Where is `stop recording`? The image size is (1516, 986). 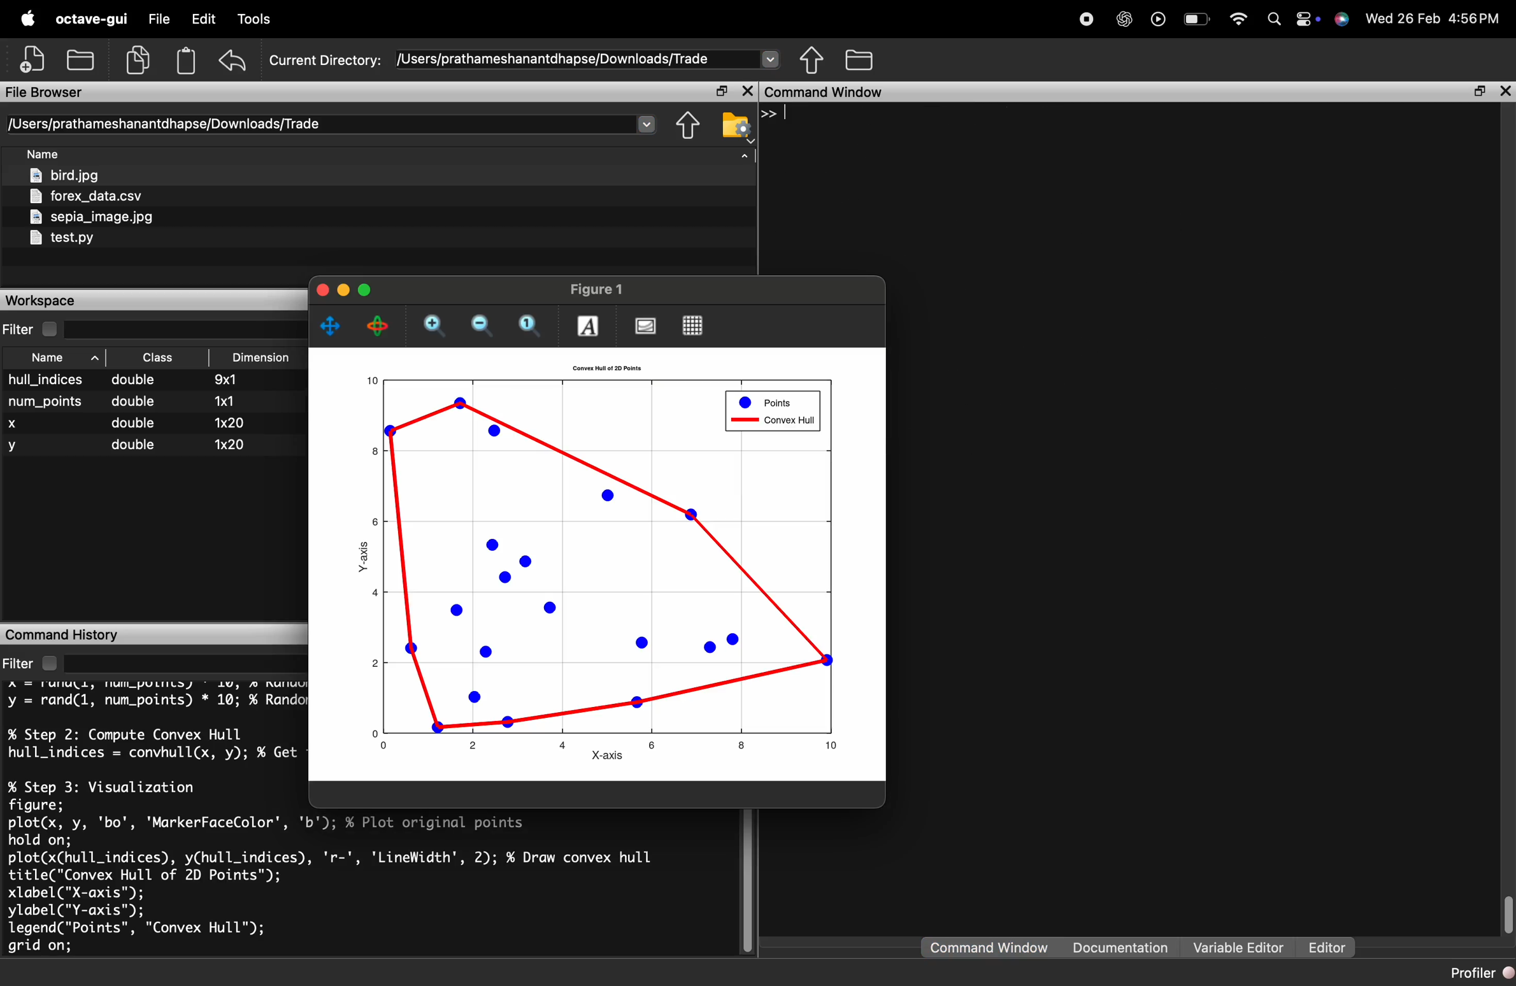 stop recording is located at coordinates (1089, 18).